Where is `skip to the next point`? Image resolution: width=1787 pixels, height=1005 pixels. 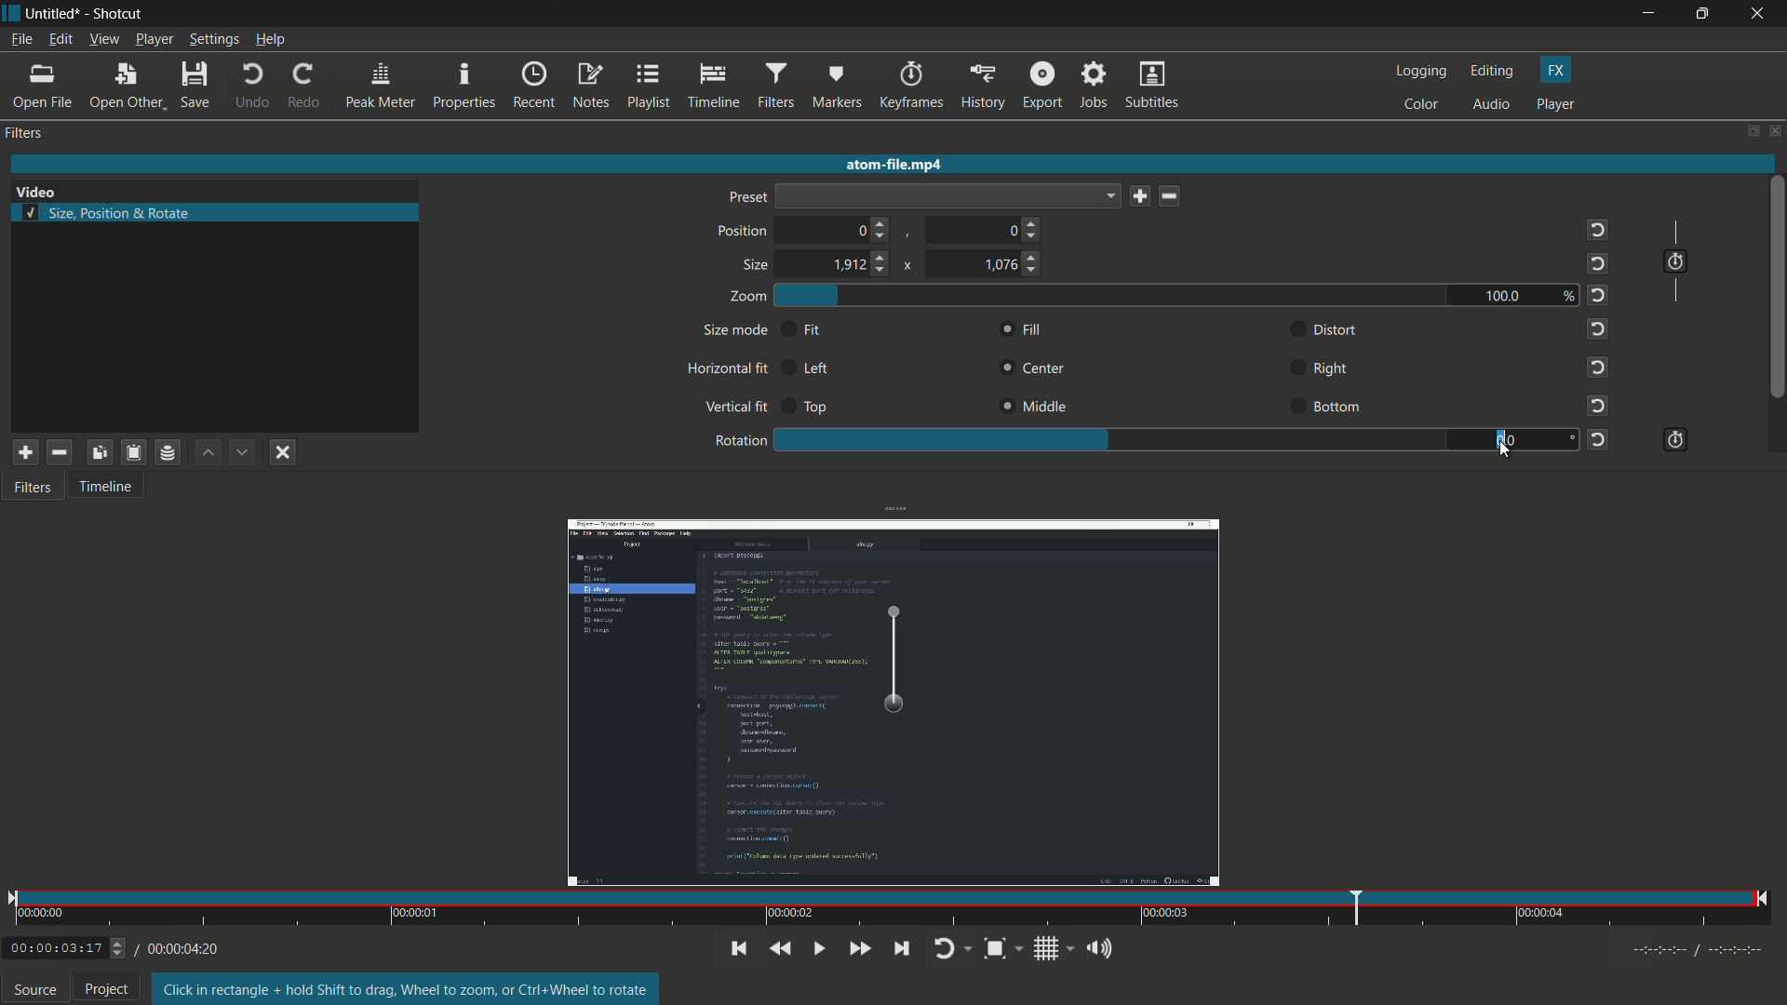 skip to the next point is located at coordinates (901, 948).